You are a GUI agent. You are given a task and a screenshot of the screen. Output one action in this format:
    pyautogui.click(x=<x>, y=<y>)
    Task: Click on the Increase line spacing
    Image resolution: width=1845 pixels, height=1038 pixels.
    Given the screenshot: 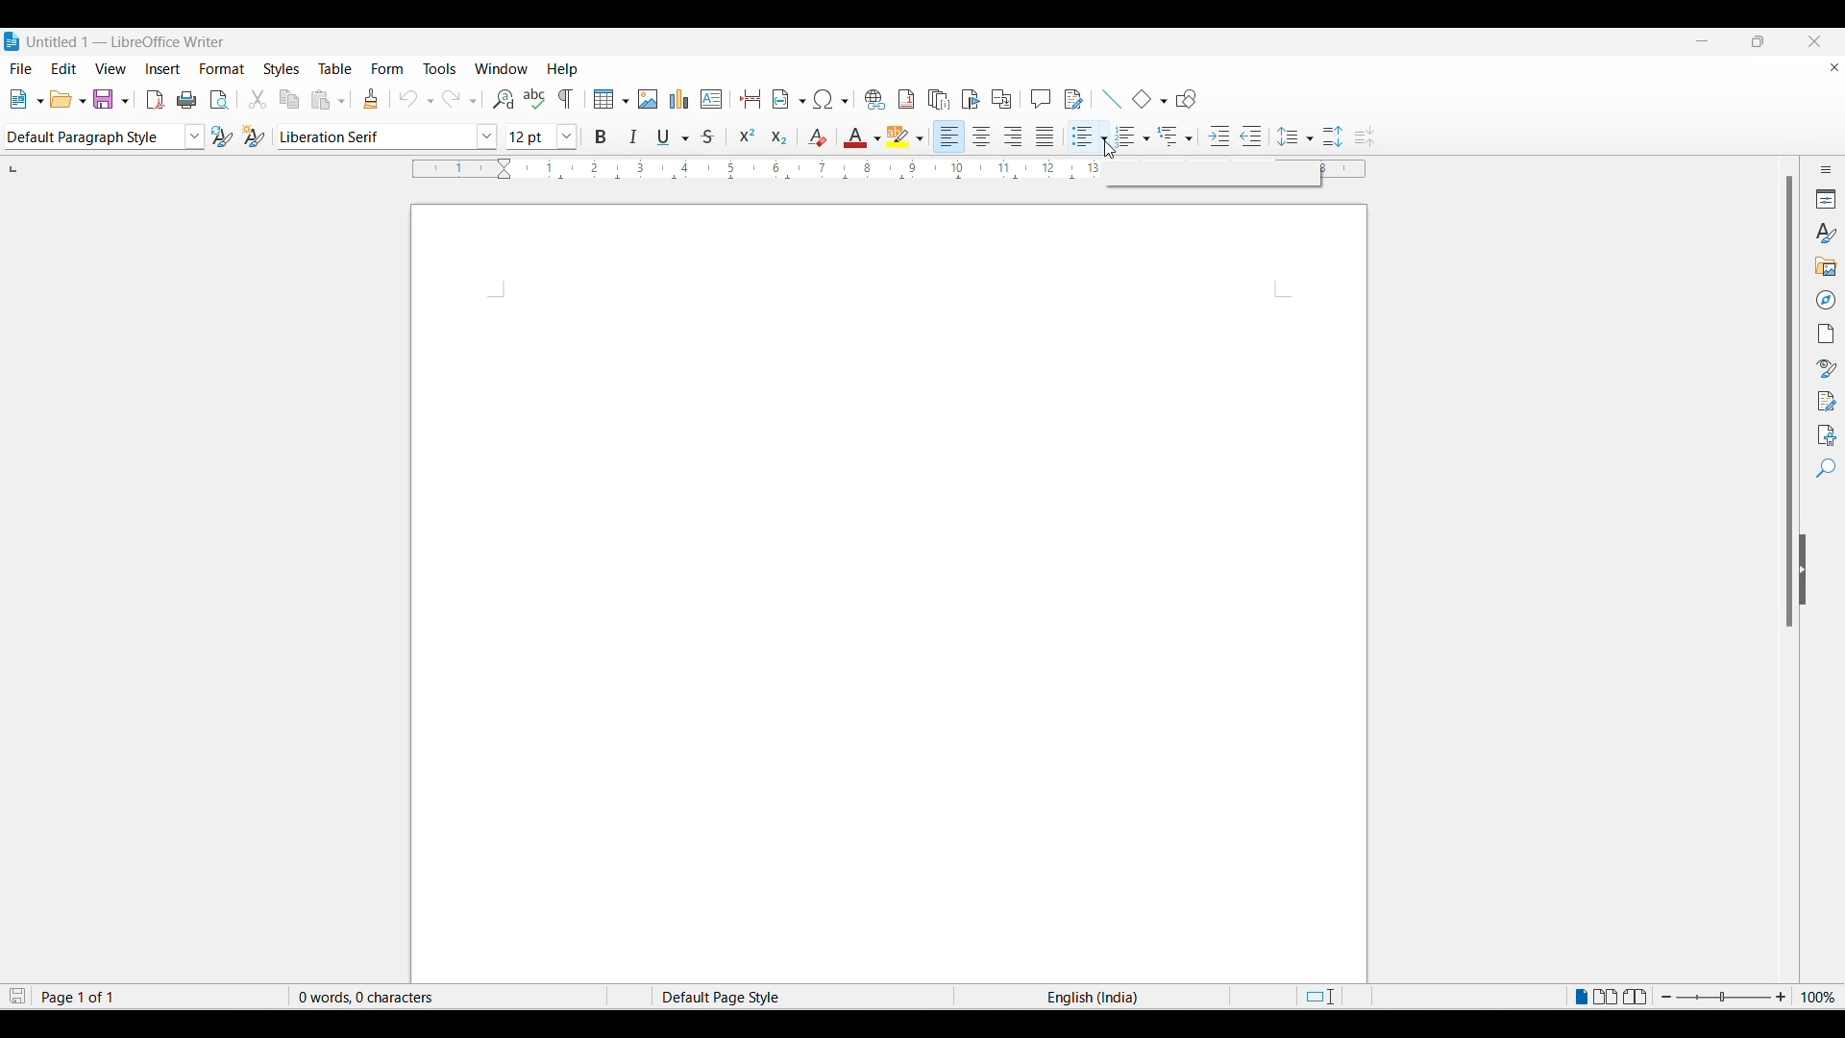 What is the action you would take?
    pyautogui.click(x=1331, y=134)
    